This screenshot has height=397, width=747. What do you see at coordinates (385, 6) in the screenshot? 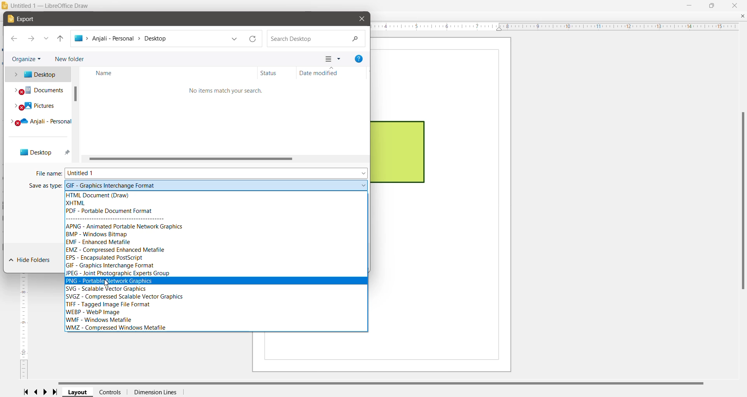
I see `Title bar color changed on Click` at bounding box center [385, 6].